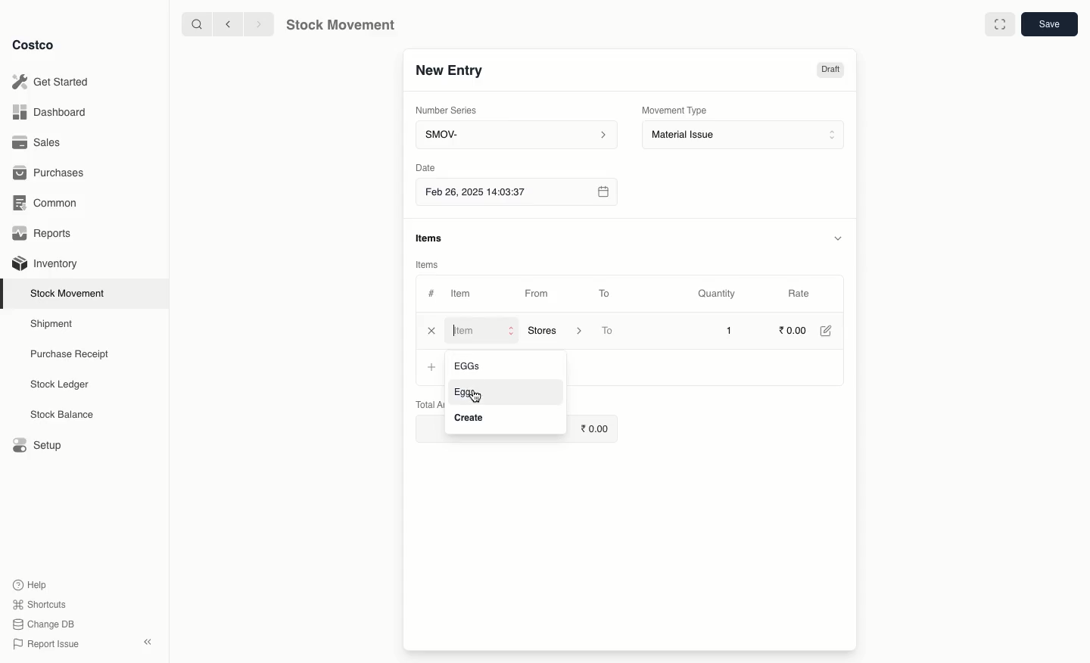  Describe the element at coordinates (52, 325) in the screenshot. I see `Shipment` at that location.